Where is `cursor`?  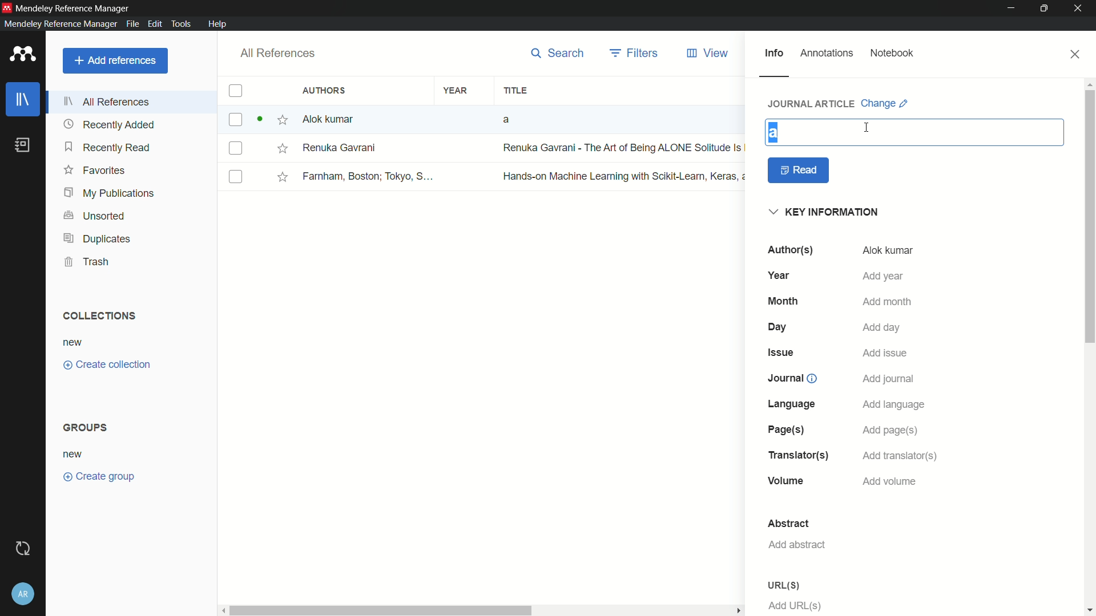 cursor is located at coordinates (866, 127).